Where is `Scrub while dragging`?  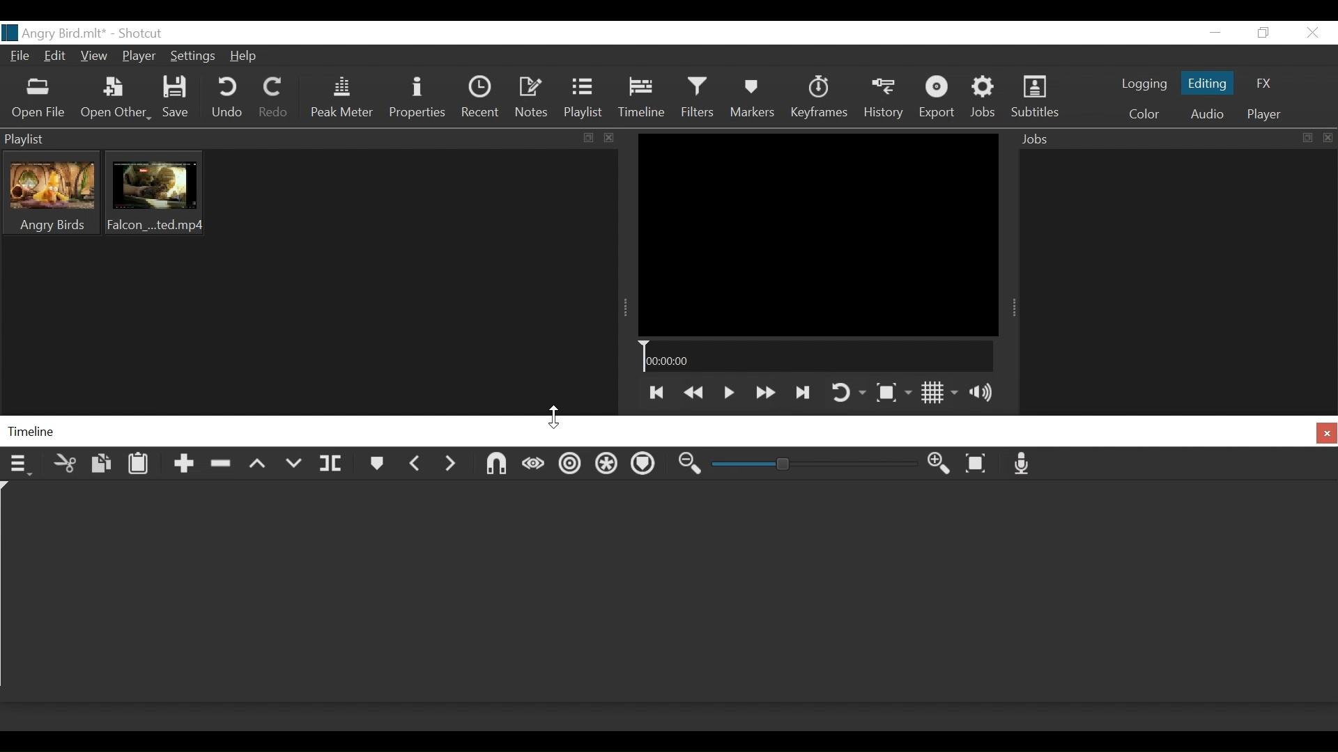 Scrub while dragging is located at coordinates (533, 465).